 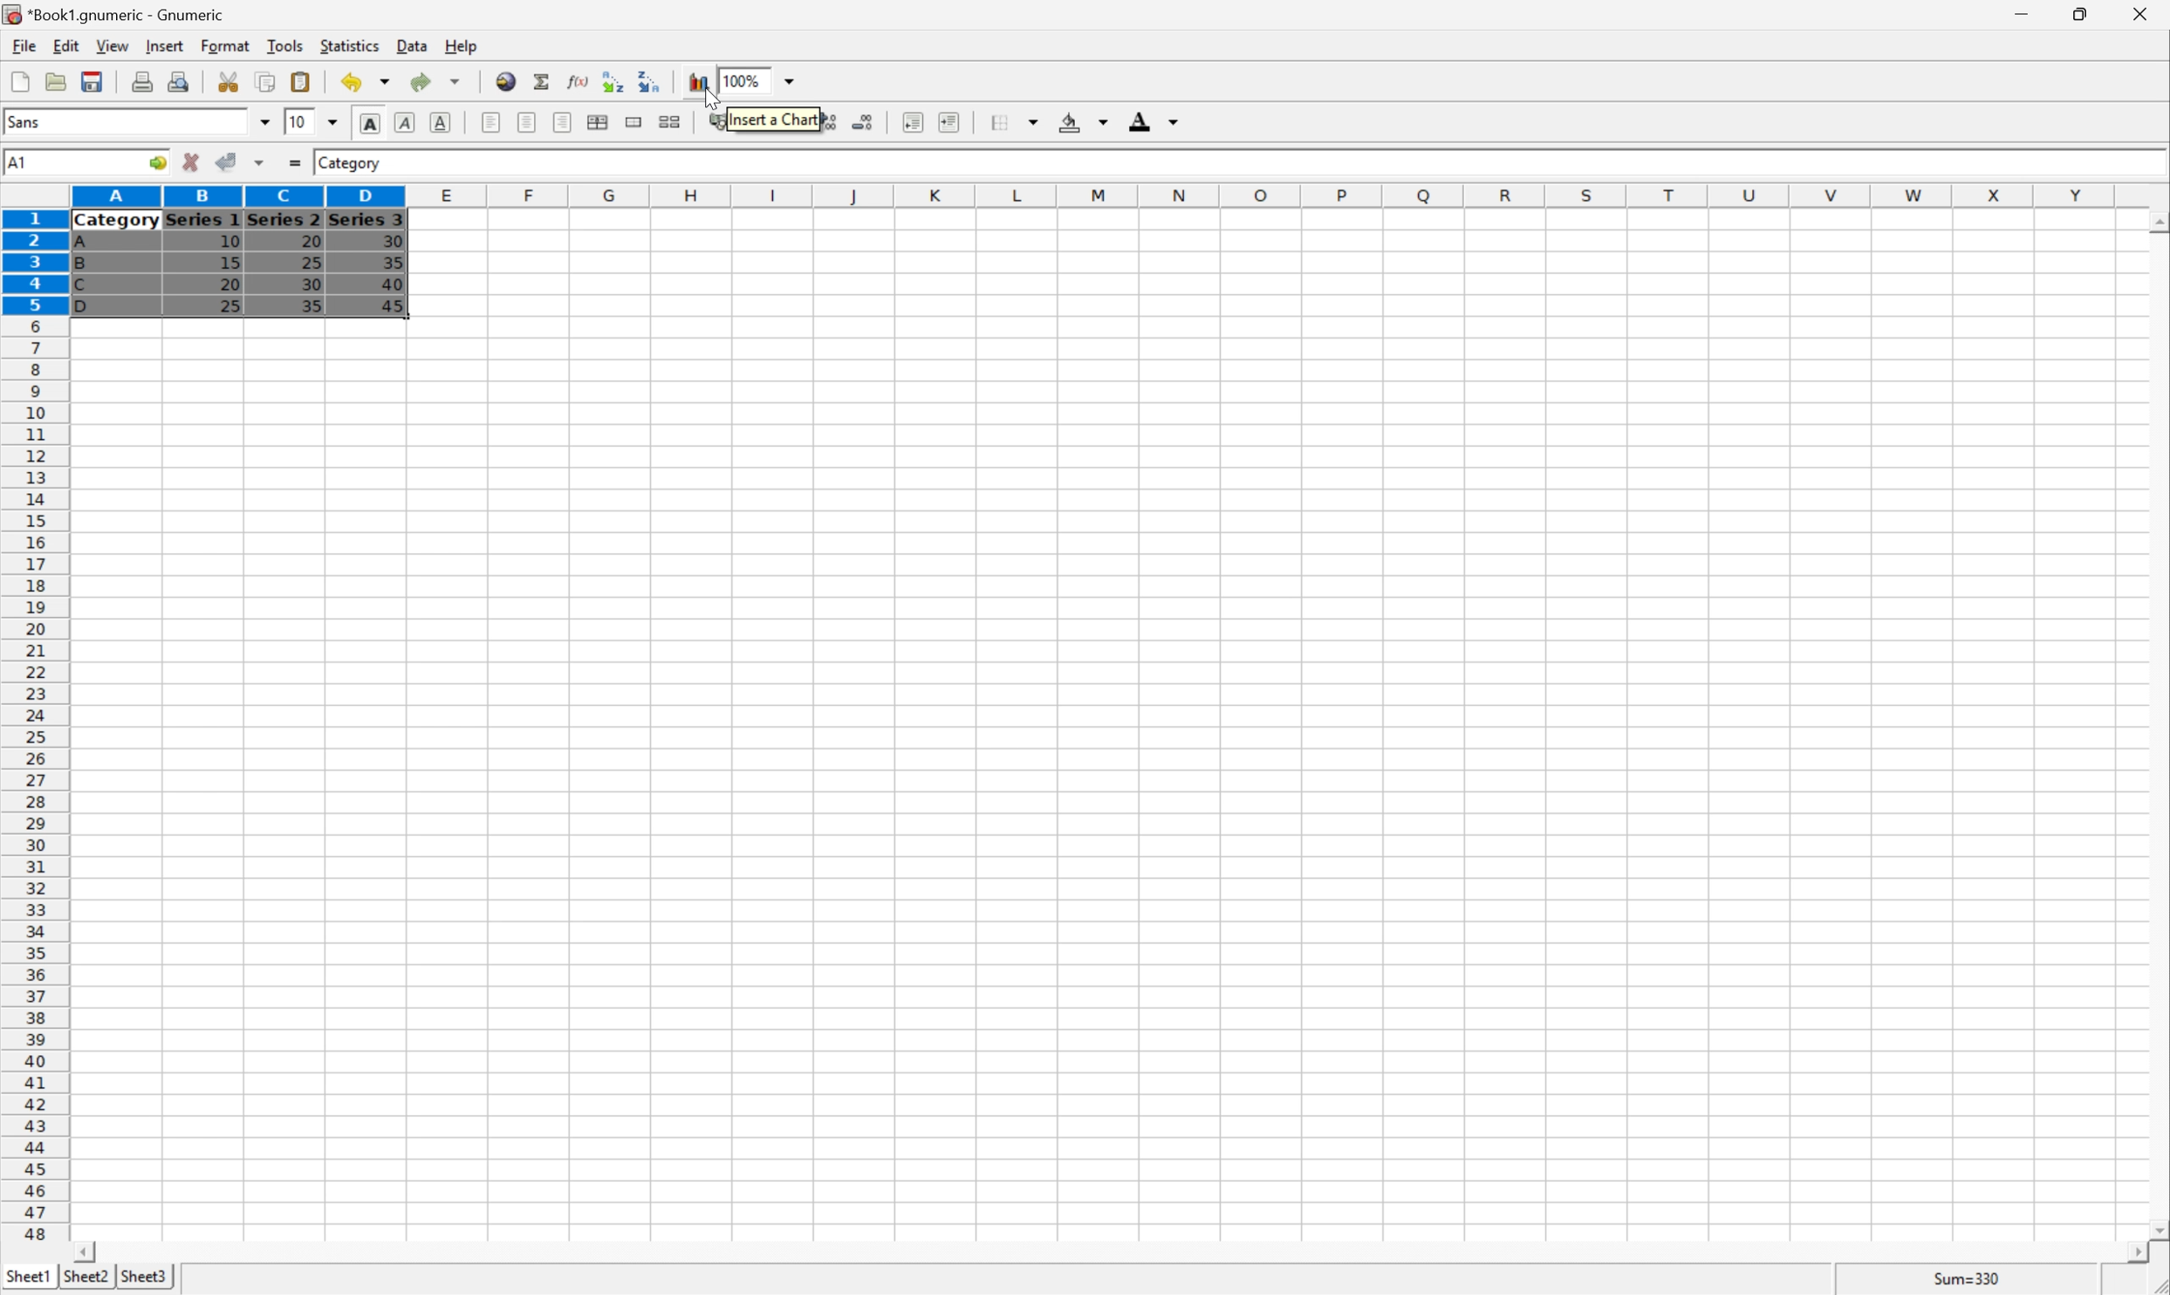 What do you see at coordinates (861, 120) in the screenshot?
I see `Decrease the number of decimals displayed` at bounding box center [861, 120].